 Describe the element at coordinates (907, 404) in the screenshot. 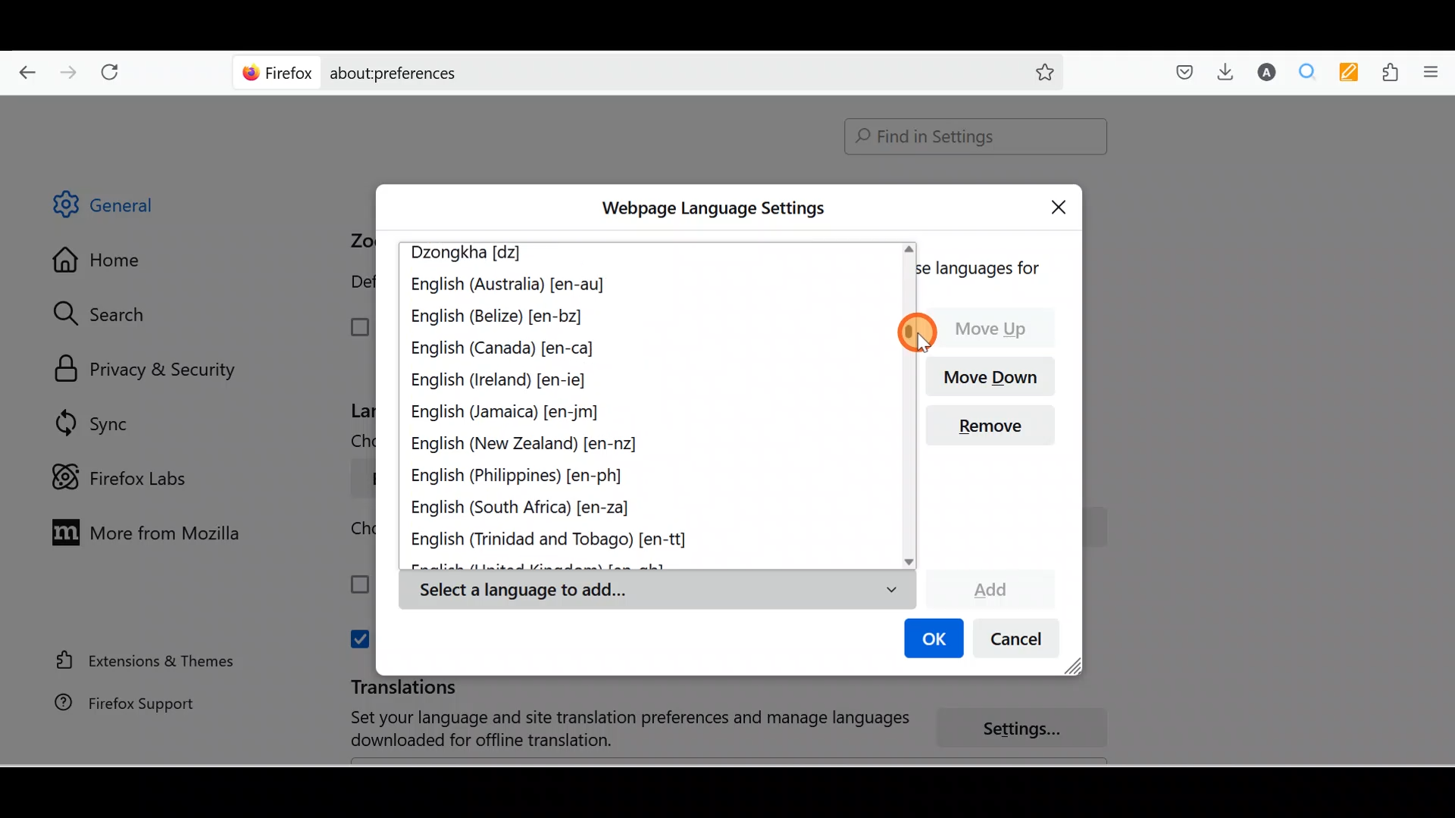

I see `Scroll bar` at that location.